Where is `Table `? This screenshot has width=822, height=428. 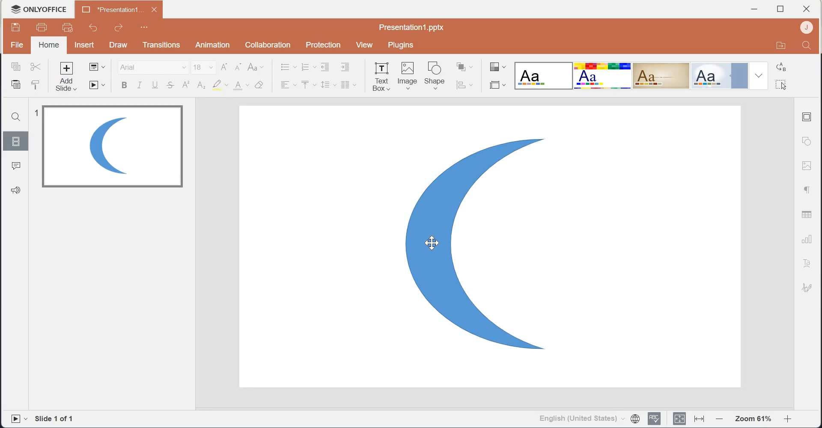 Table  is located at coordinates (809, 214).